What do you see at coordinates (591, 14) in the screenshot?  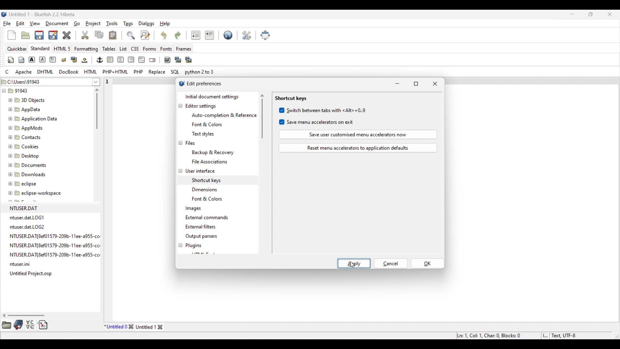 I see `Show in smaller tab` at bounding box center [591, 14].